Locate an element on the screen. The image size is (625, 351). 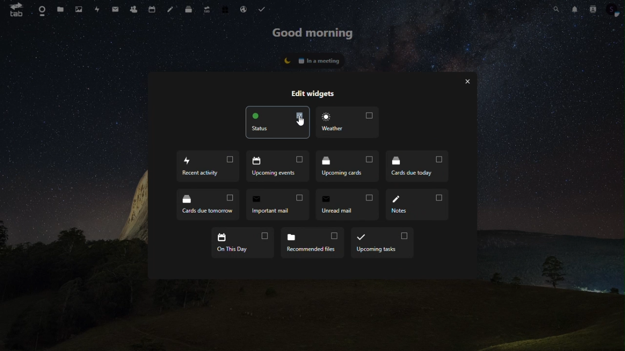
cards due today is located at coordinates (418, 167).